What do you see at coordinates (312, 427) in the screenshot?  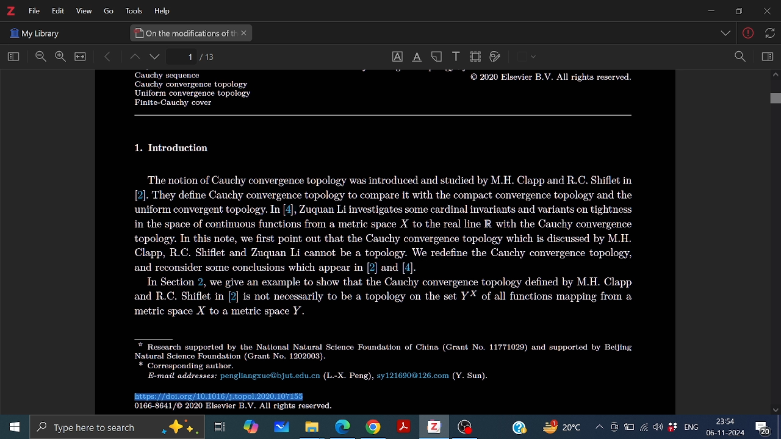 I see `Files` at bounding box center [312, 427].